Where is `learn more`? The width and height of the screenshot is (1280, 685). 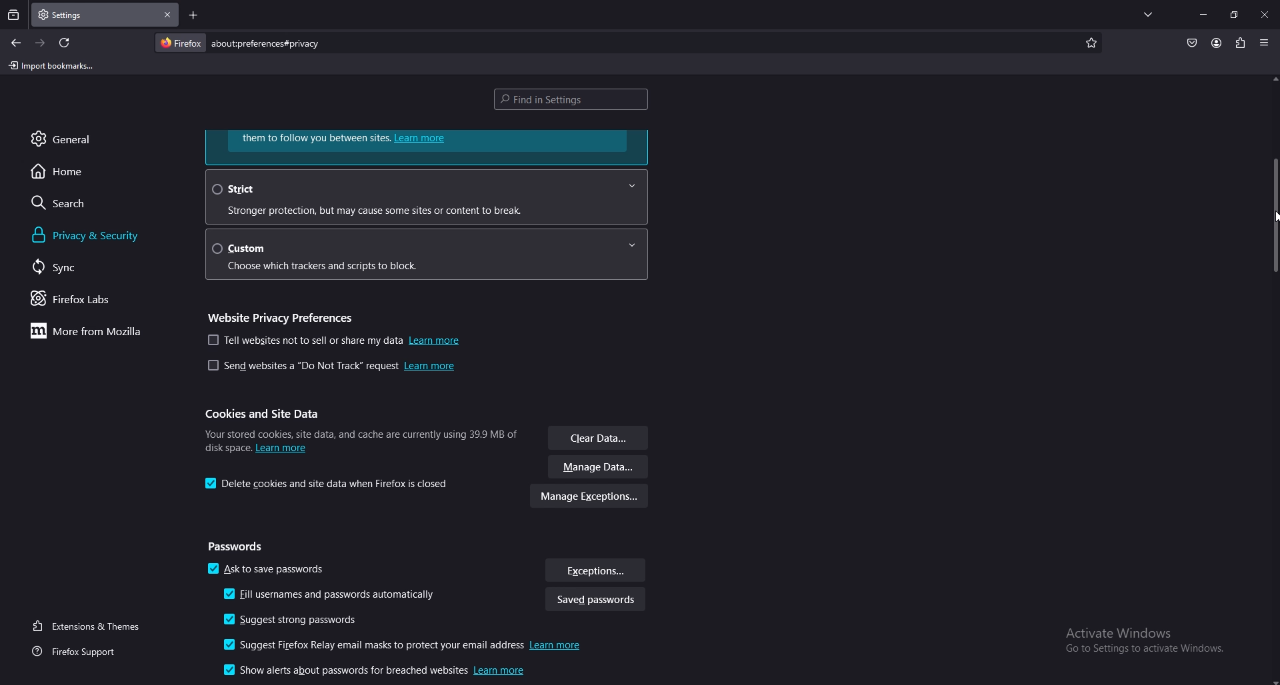 learn more is located at coordinates (427, 147).